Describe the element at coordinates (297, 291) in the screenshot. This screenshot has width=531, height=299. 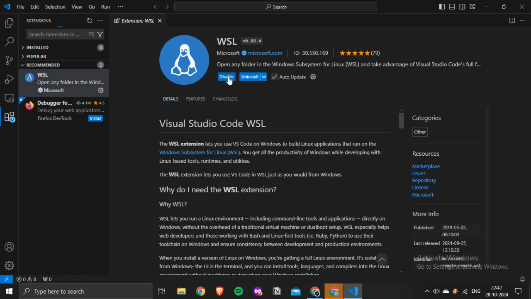
I see `outlook` at that location.